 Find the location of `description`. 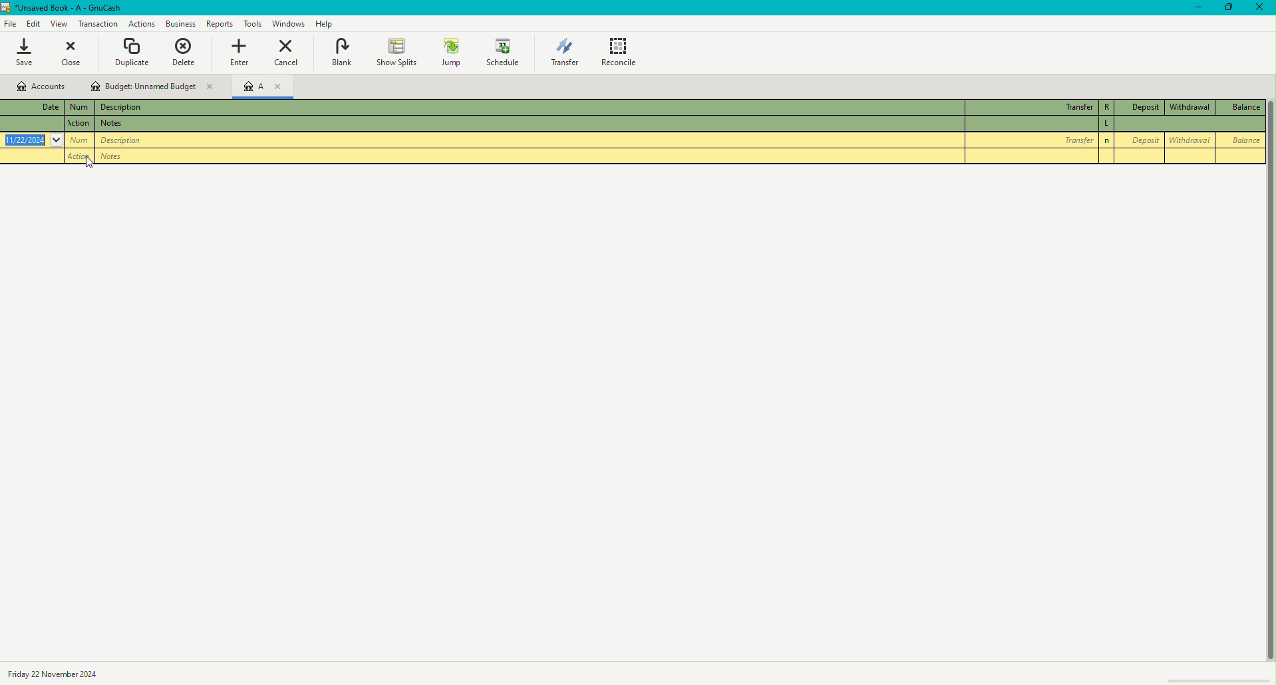

description is located at coordinates (138, 140).